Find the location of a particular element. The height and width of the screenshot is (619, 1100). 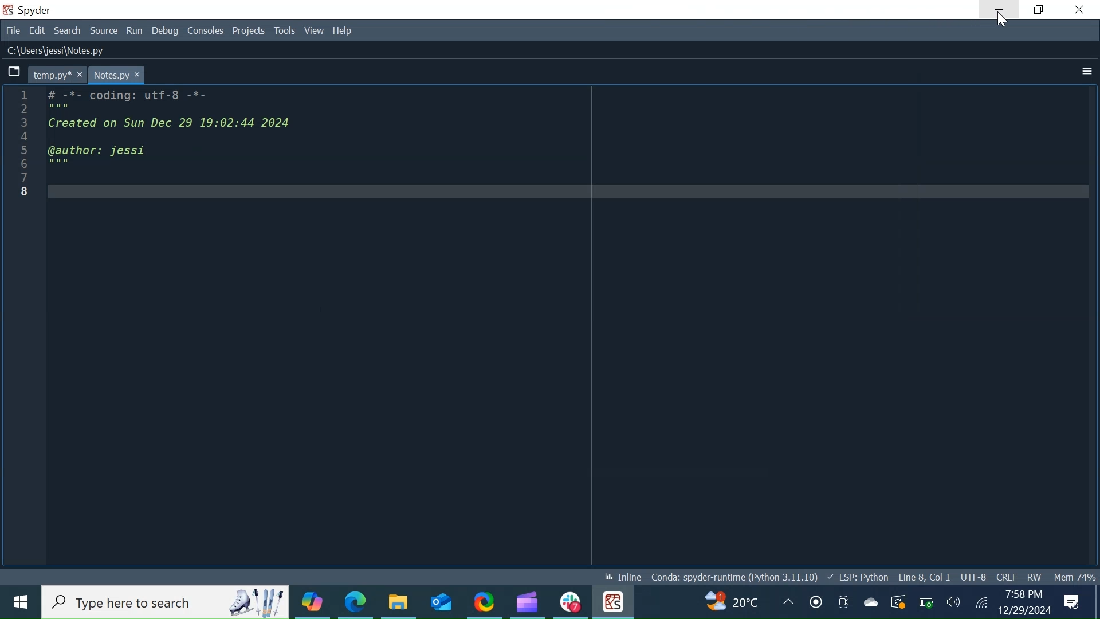

More Options is located at coordinates (1086, 70).